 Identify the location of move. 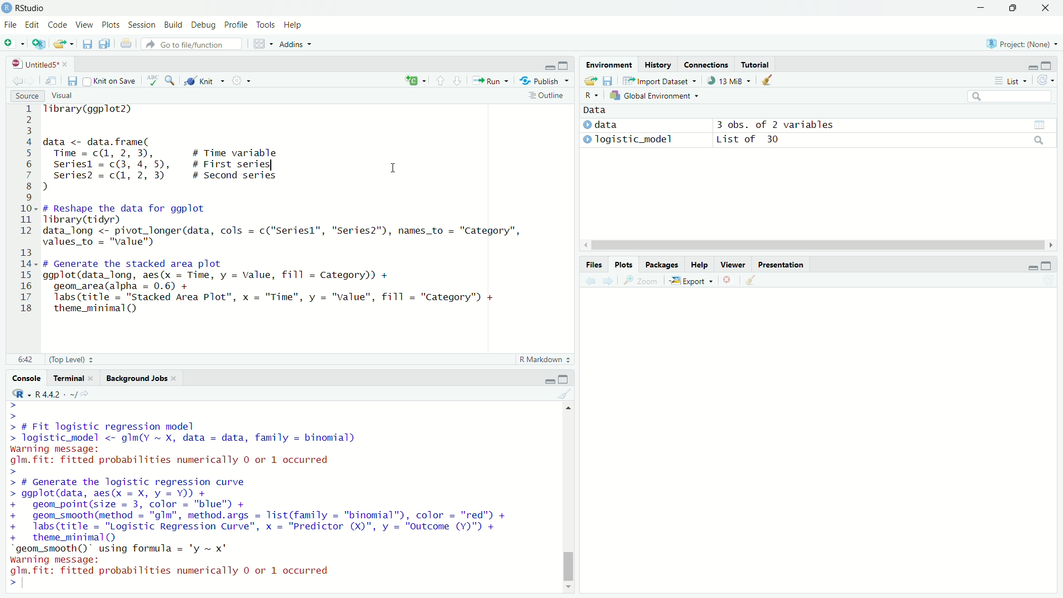
(52, 80).